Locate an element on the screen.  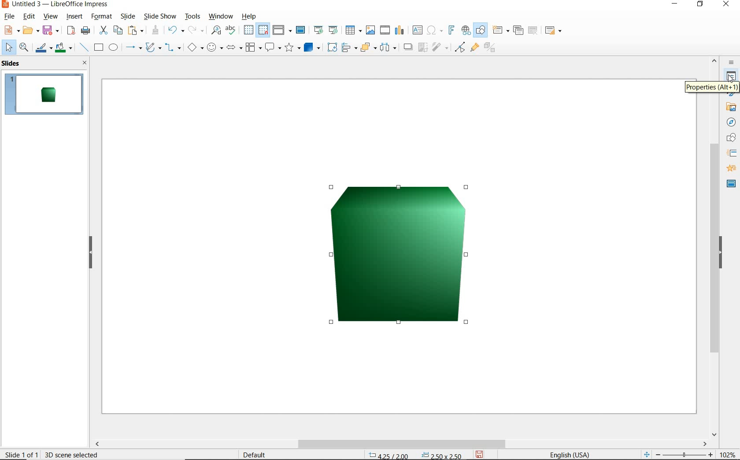
window is located at coordinates (221, 17).